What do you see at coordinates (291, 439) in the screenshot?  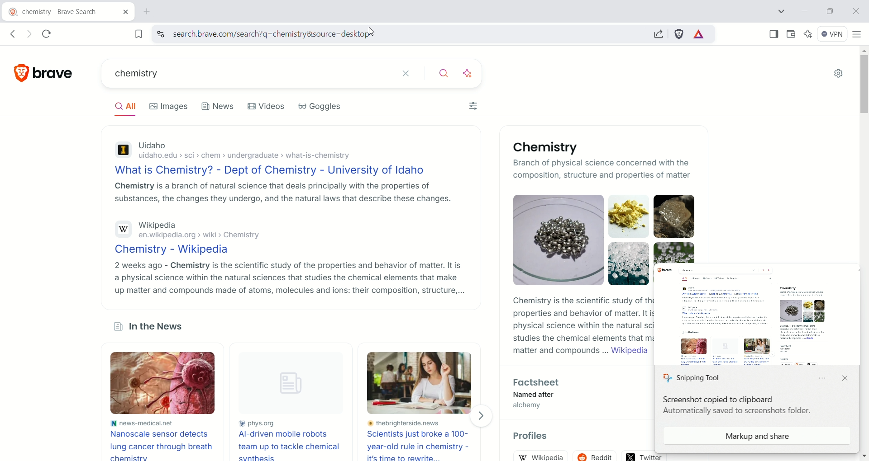 I see `phys.org AI-driven mobile robots team up to tackle chemical synthesis` at bounding box center [291, 439].